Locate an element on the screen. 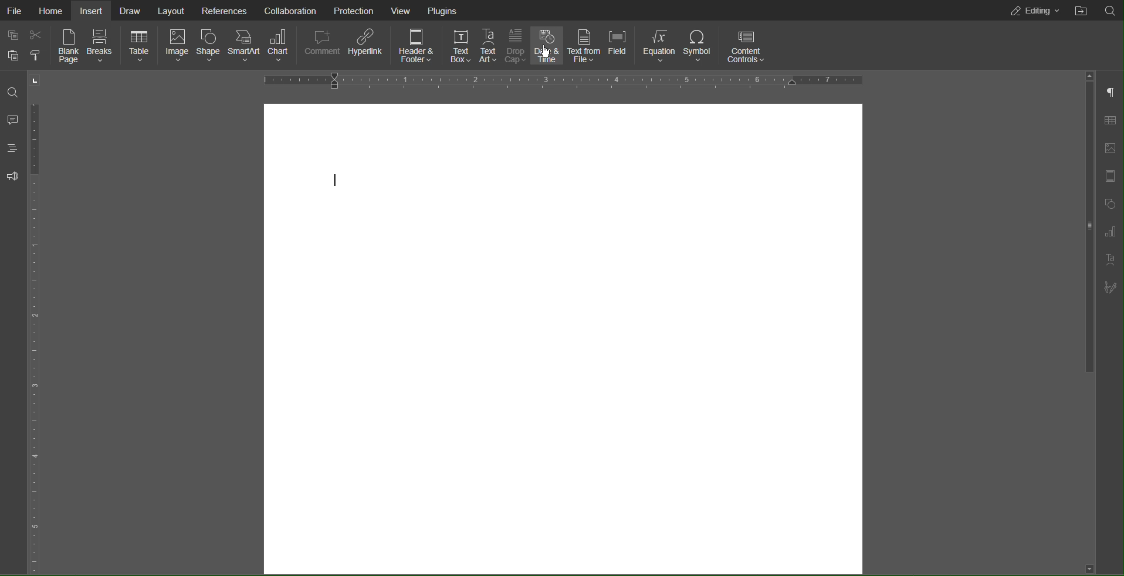 The width and height of the screenshot is (1124, 576). Shape is located at coordinates (208, 46).